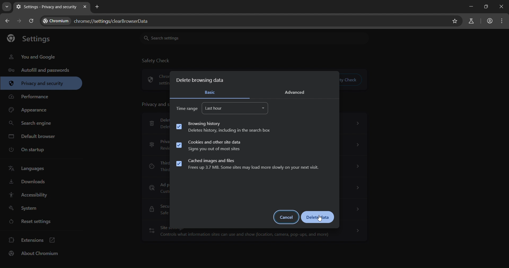 This screenshot has width=509, height=268. Describe the element at coordinates (472, 21) in the screenshot. I see `search labs` at that location.